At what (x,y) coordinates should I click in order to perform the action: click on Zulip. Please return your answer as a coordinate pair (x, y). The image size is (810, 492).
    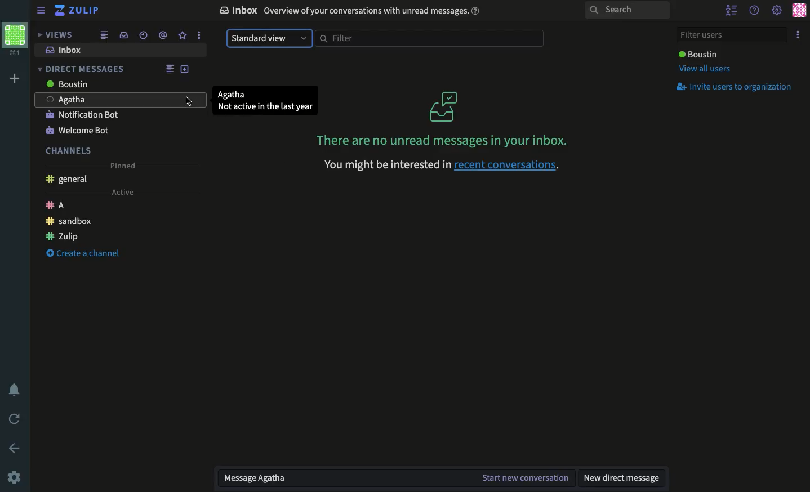
    Looking at the image, I should click on (79, 11).